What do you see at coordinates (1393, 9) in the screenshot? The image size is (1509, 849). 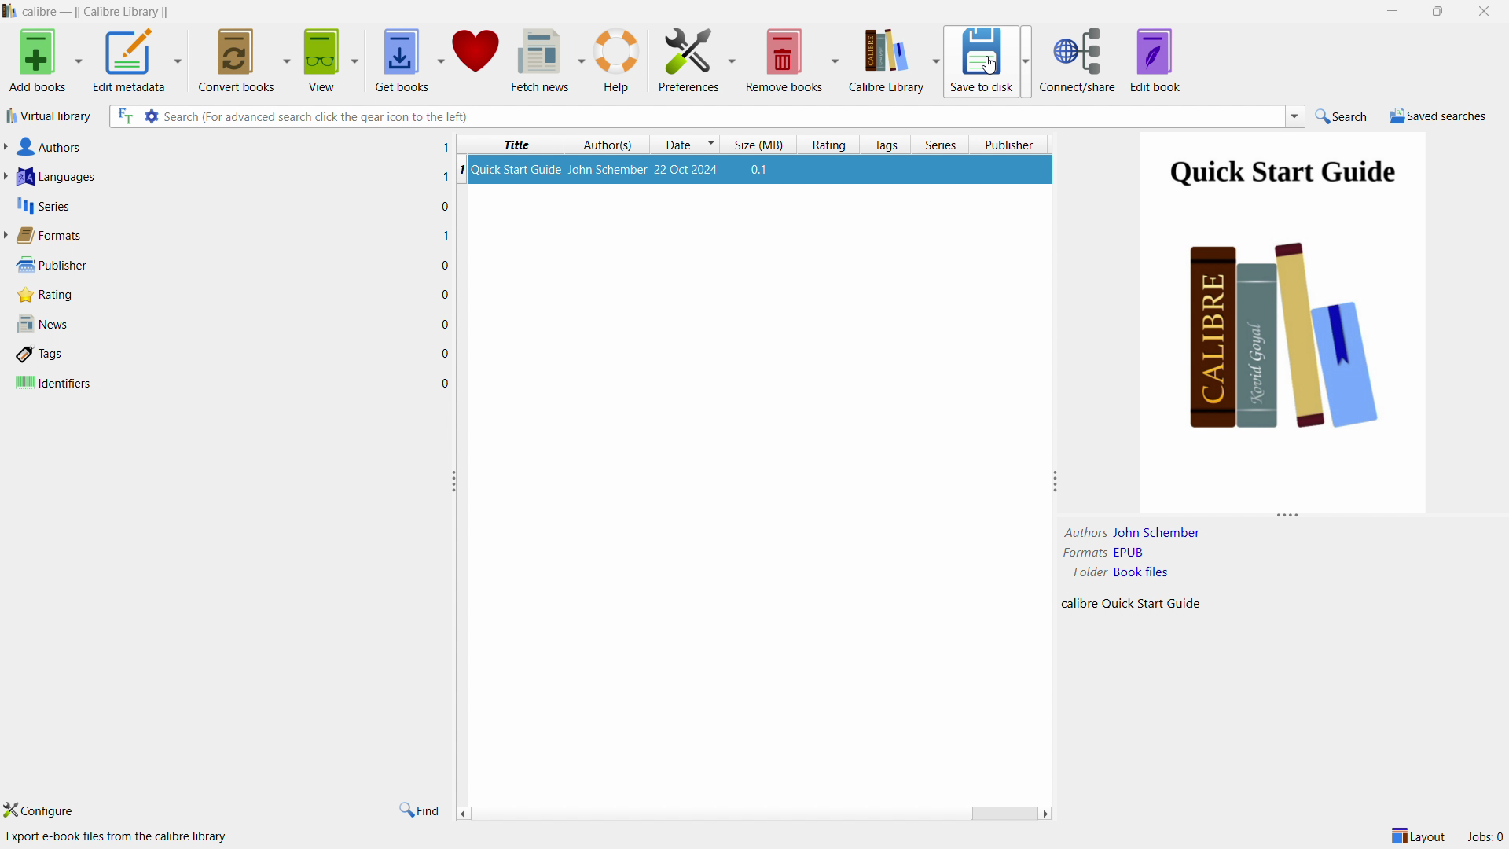 I see `minimize` at bounding box center [1393, 9].